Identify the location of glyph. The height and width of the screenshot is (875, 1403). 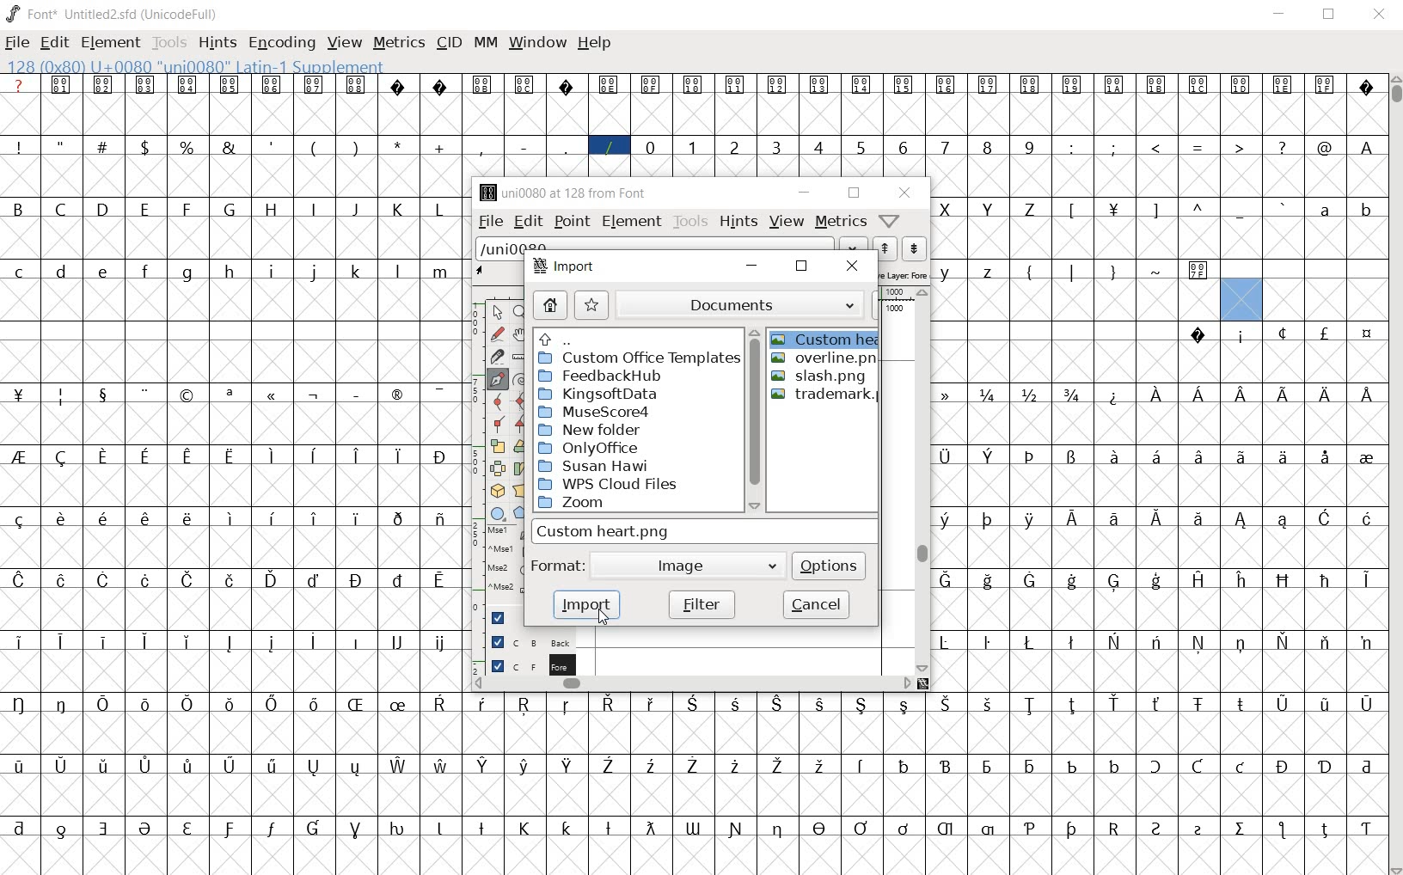
(187, 147).